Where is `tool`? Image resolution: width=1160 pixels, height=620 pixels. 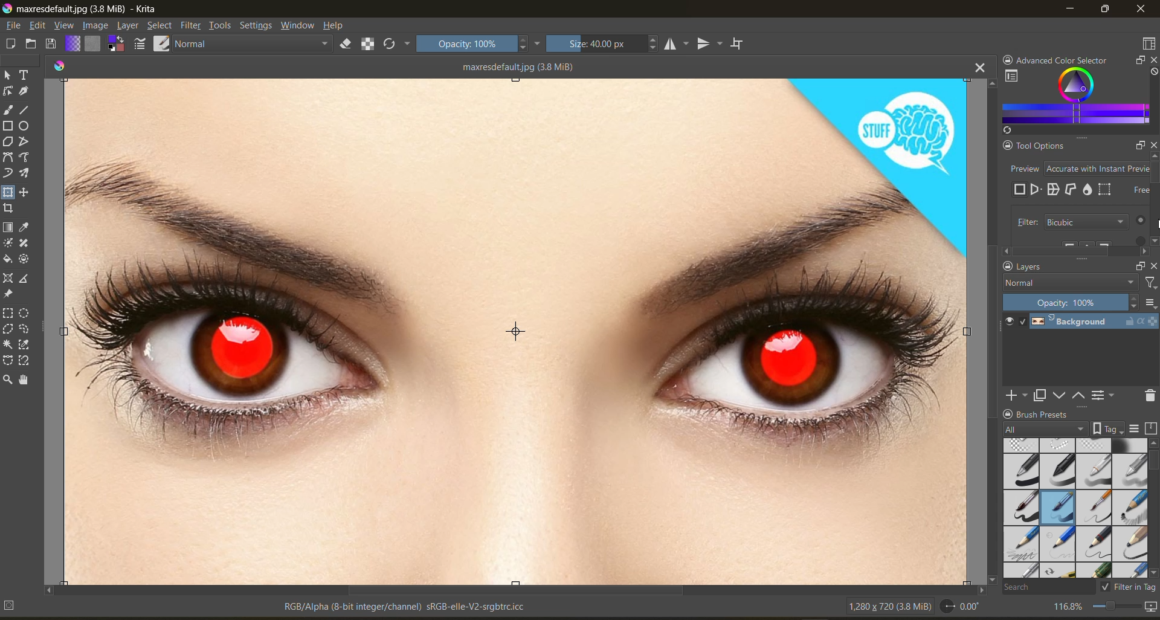
tool is located at coordinates (25, 228).